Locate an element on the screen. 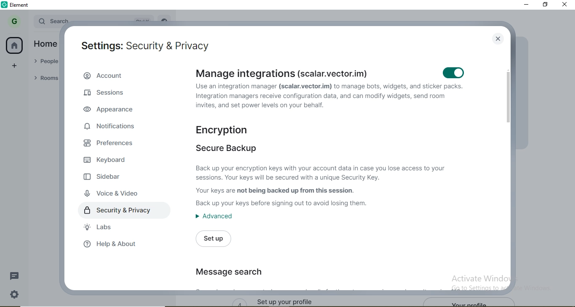 The height and width of the screenshot is (307, 575). close is located at coordinates (565, 5).